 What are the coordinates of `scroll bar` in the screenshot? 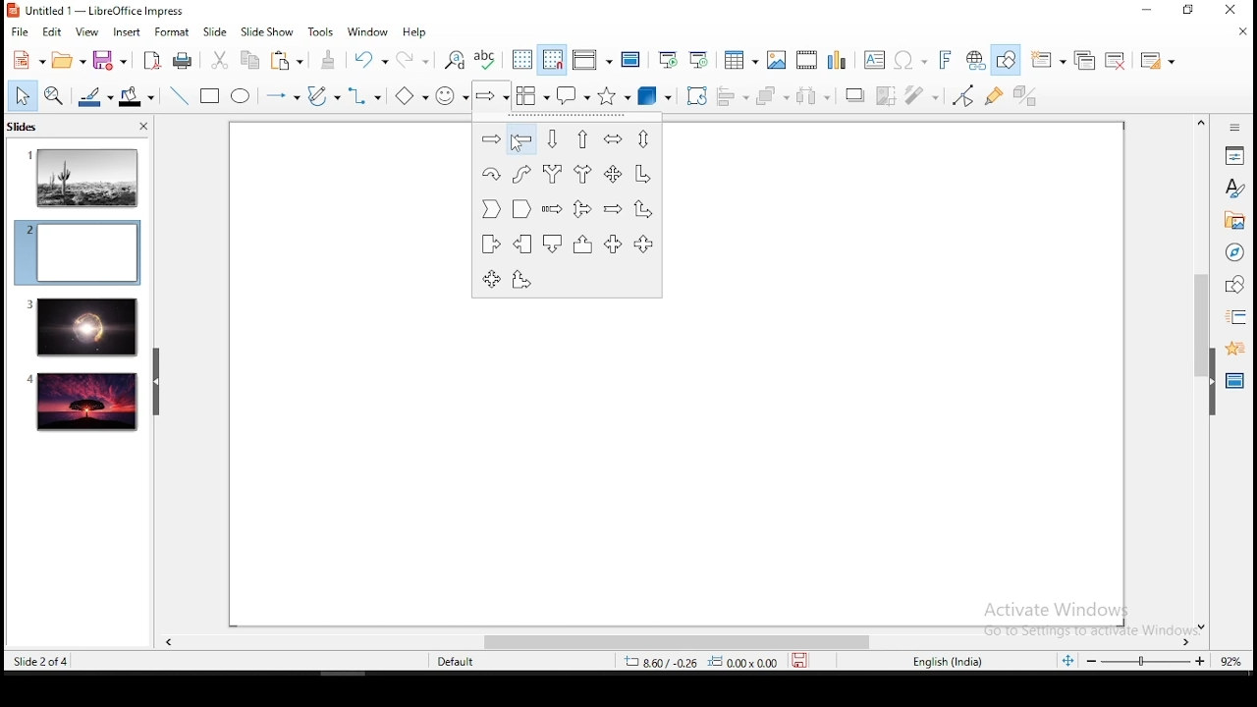 It's located at (669, 642).